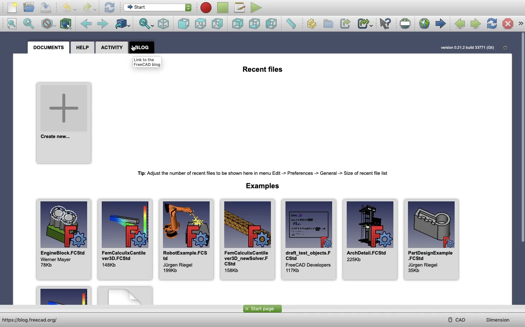 This screenshot has height=327, width=525. I want to click on https://blog.freecad.org/, so click(34, 320).